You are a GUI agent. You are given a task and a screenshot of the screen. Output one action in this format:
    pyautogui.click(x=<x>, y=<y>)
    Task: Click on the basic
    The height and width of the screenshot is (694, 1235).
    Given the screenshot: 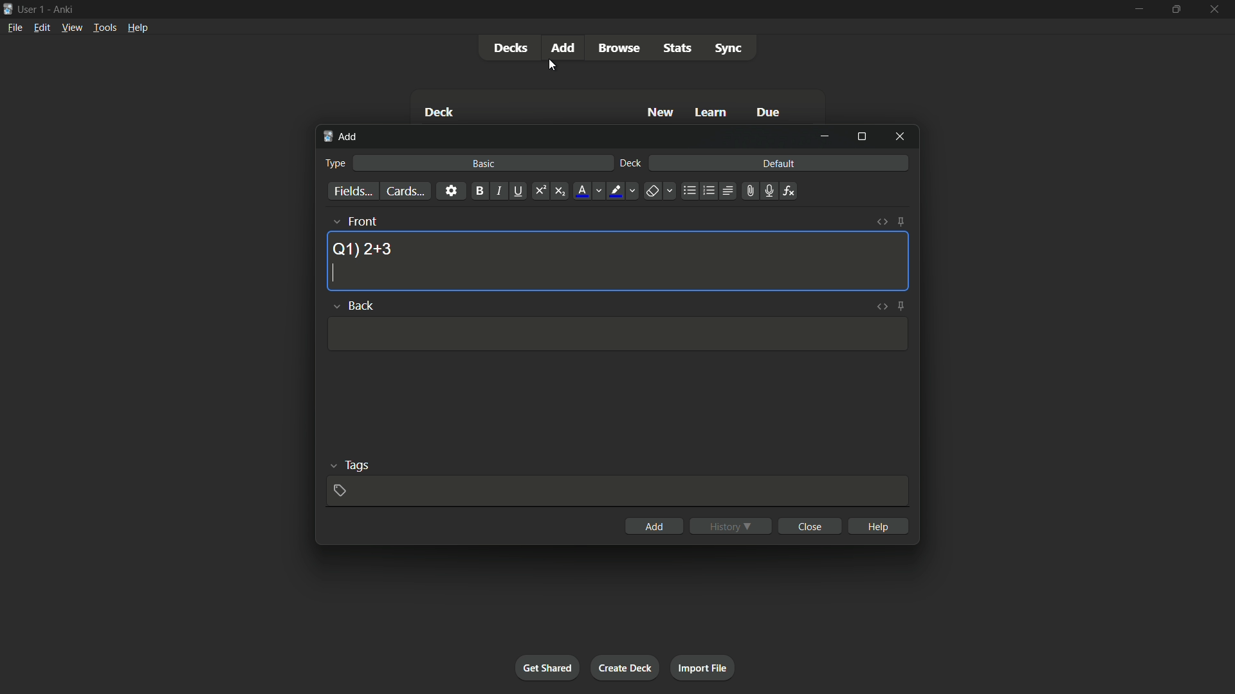 What is the action you would take?
    pyautogui.click(x=484, y=163)
    